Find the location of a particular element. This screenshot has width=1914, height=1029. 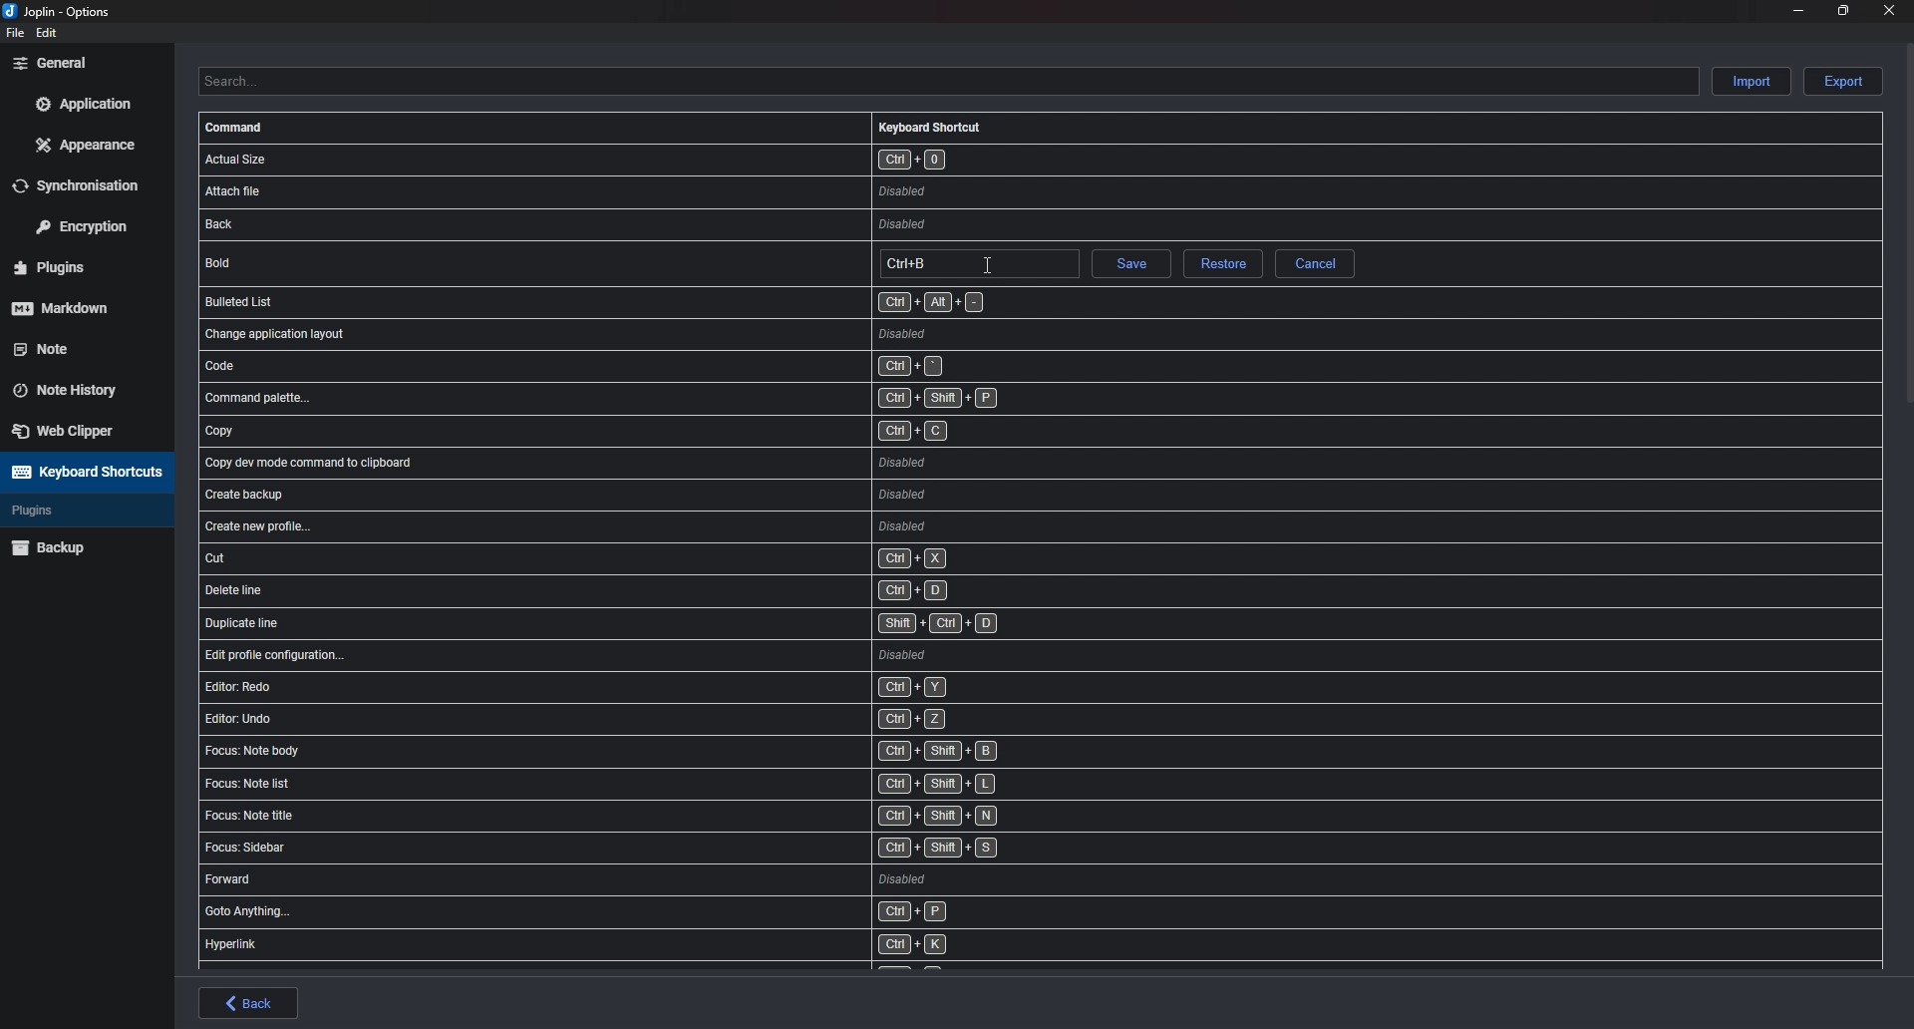

shortcut is located at coordinates (646, 944).